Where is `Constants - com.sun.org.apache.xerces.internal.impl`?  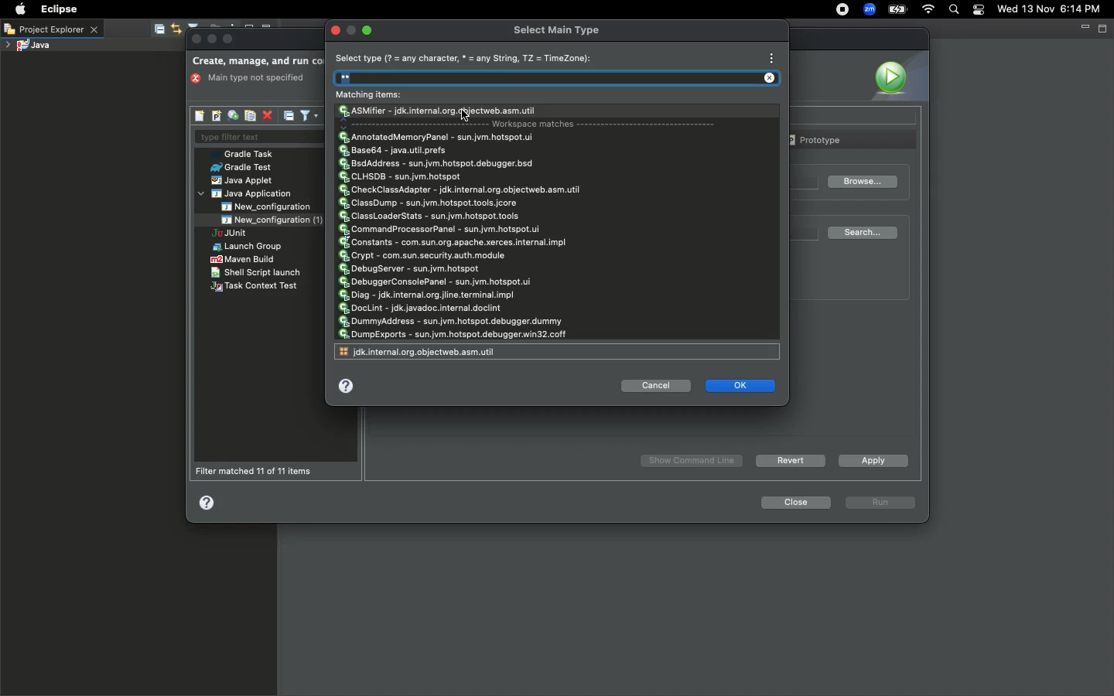 Constants - com.sun.org.apache.xerces.internal.impl is located at coordinates (452, 243).